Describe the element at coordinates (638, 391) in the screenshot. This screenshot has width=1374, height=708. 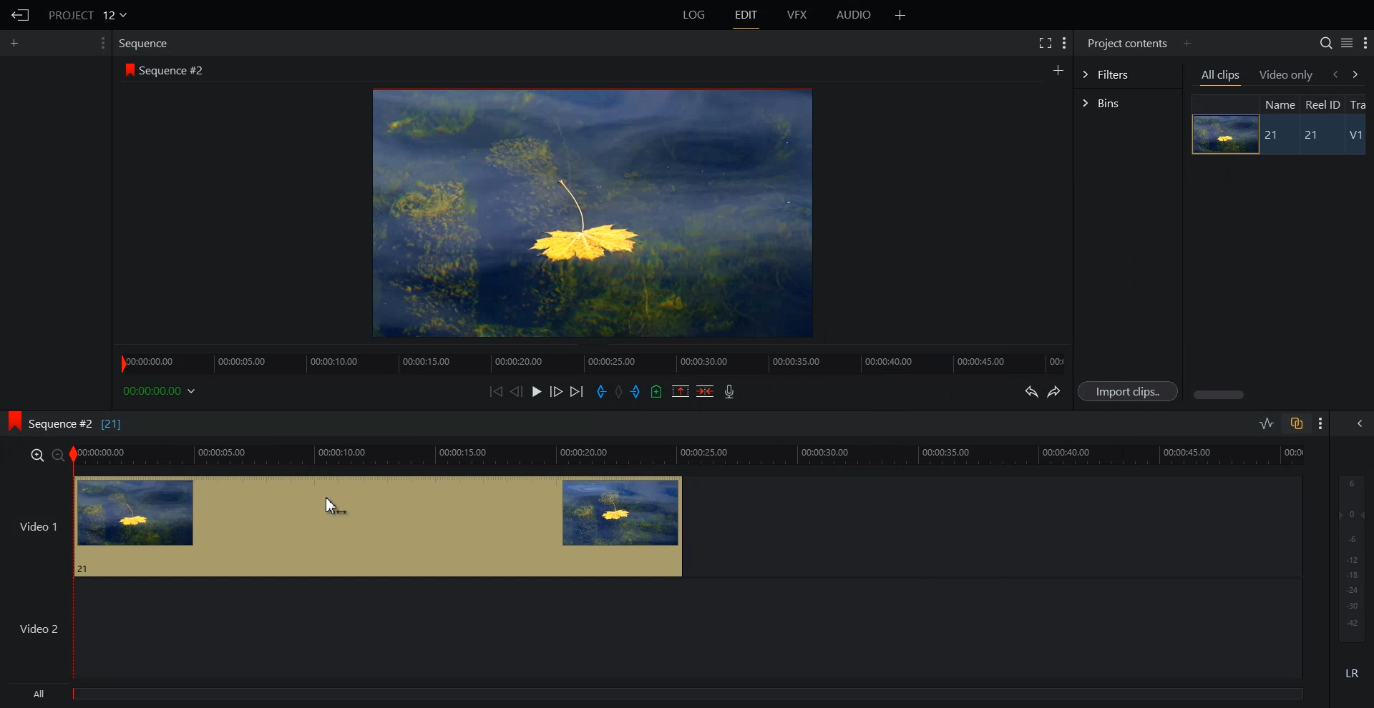
I see `Add an out Mark in current position` at that location.